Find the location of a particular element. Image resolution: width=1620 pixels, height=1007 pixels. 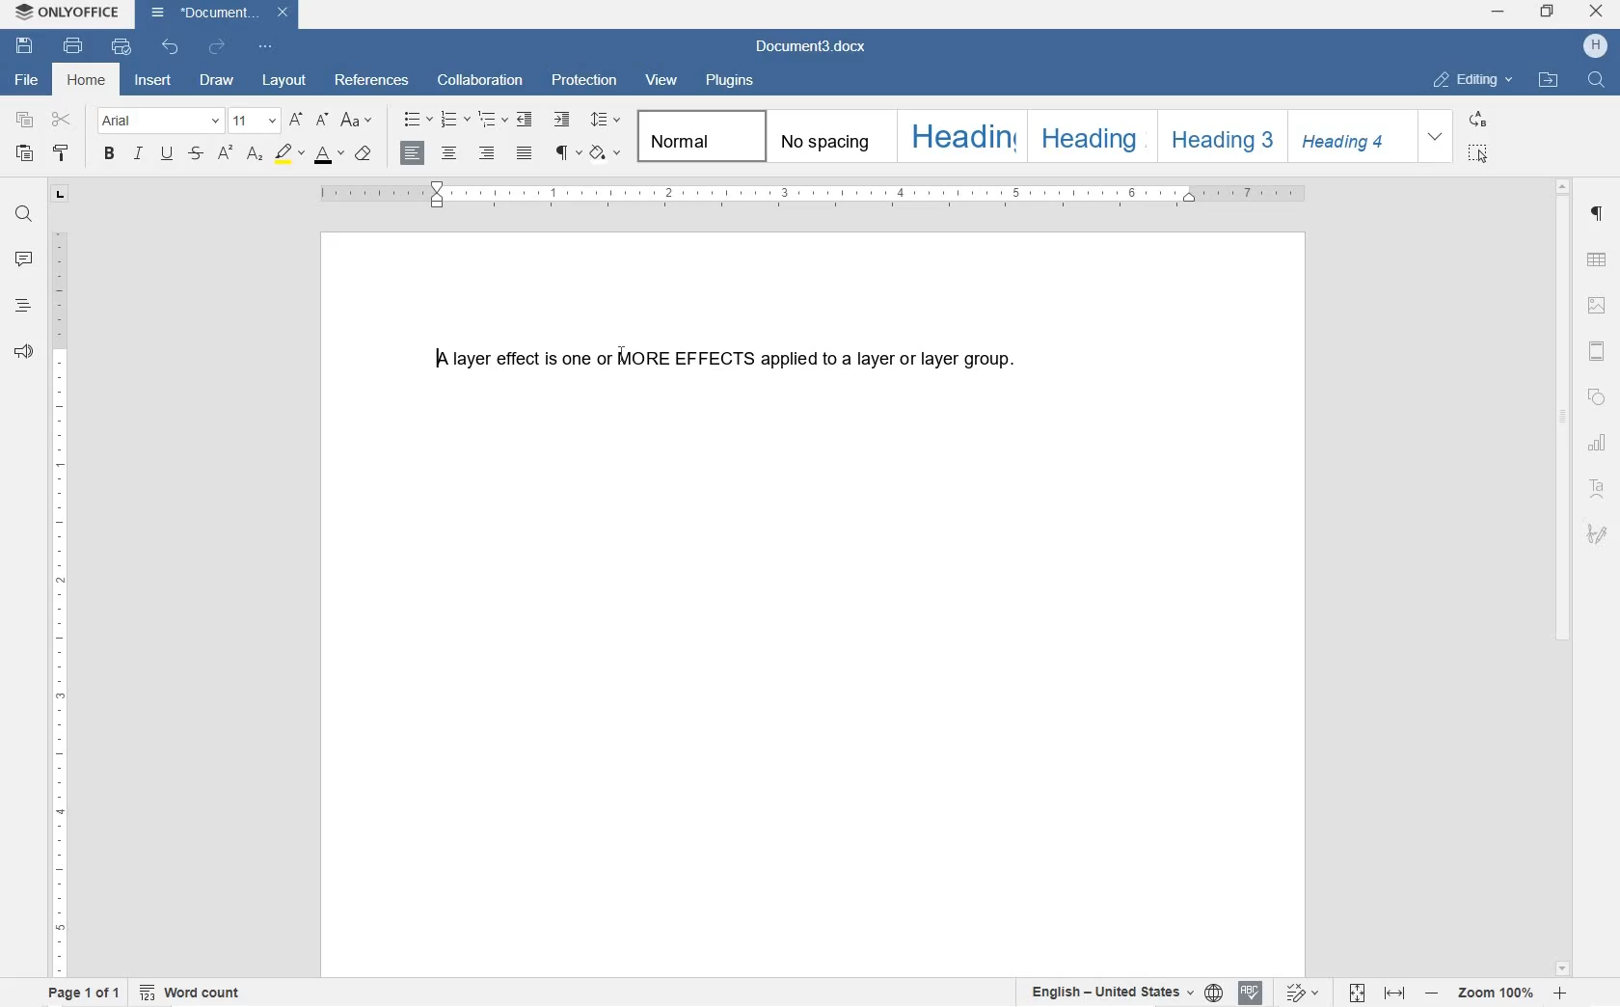

A layer effect is one or MORE EFFECTS applied to a layer or layer group. is located at coordinates (730, 359).